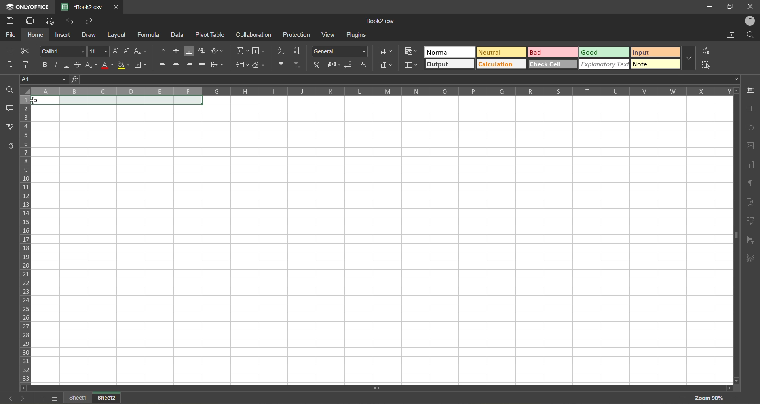 This screenshot has height=404, width=760. What do you see at coordinates (28, 51) in the screenshot?
I see `cut` at bounding box center [28, 51].